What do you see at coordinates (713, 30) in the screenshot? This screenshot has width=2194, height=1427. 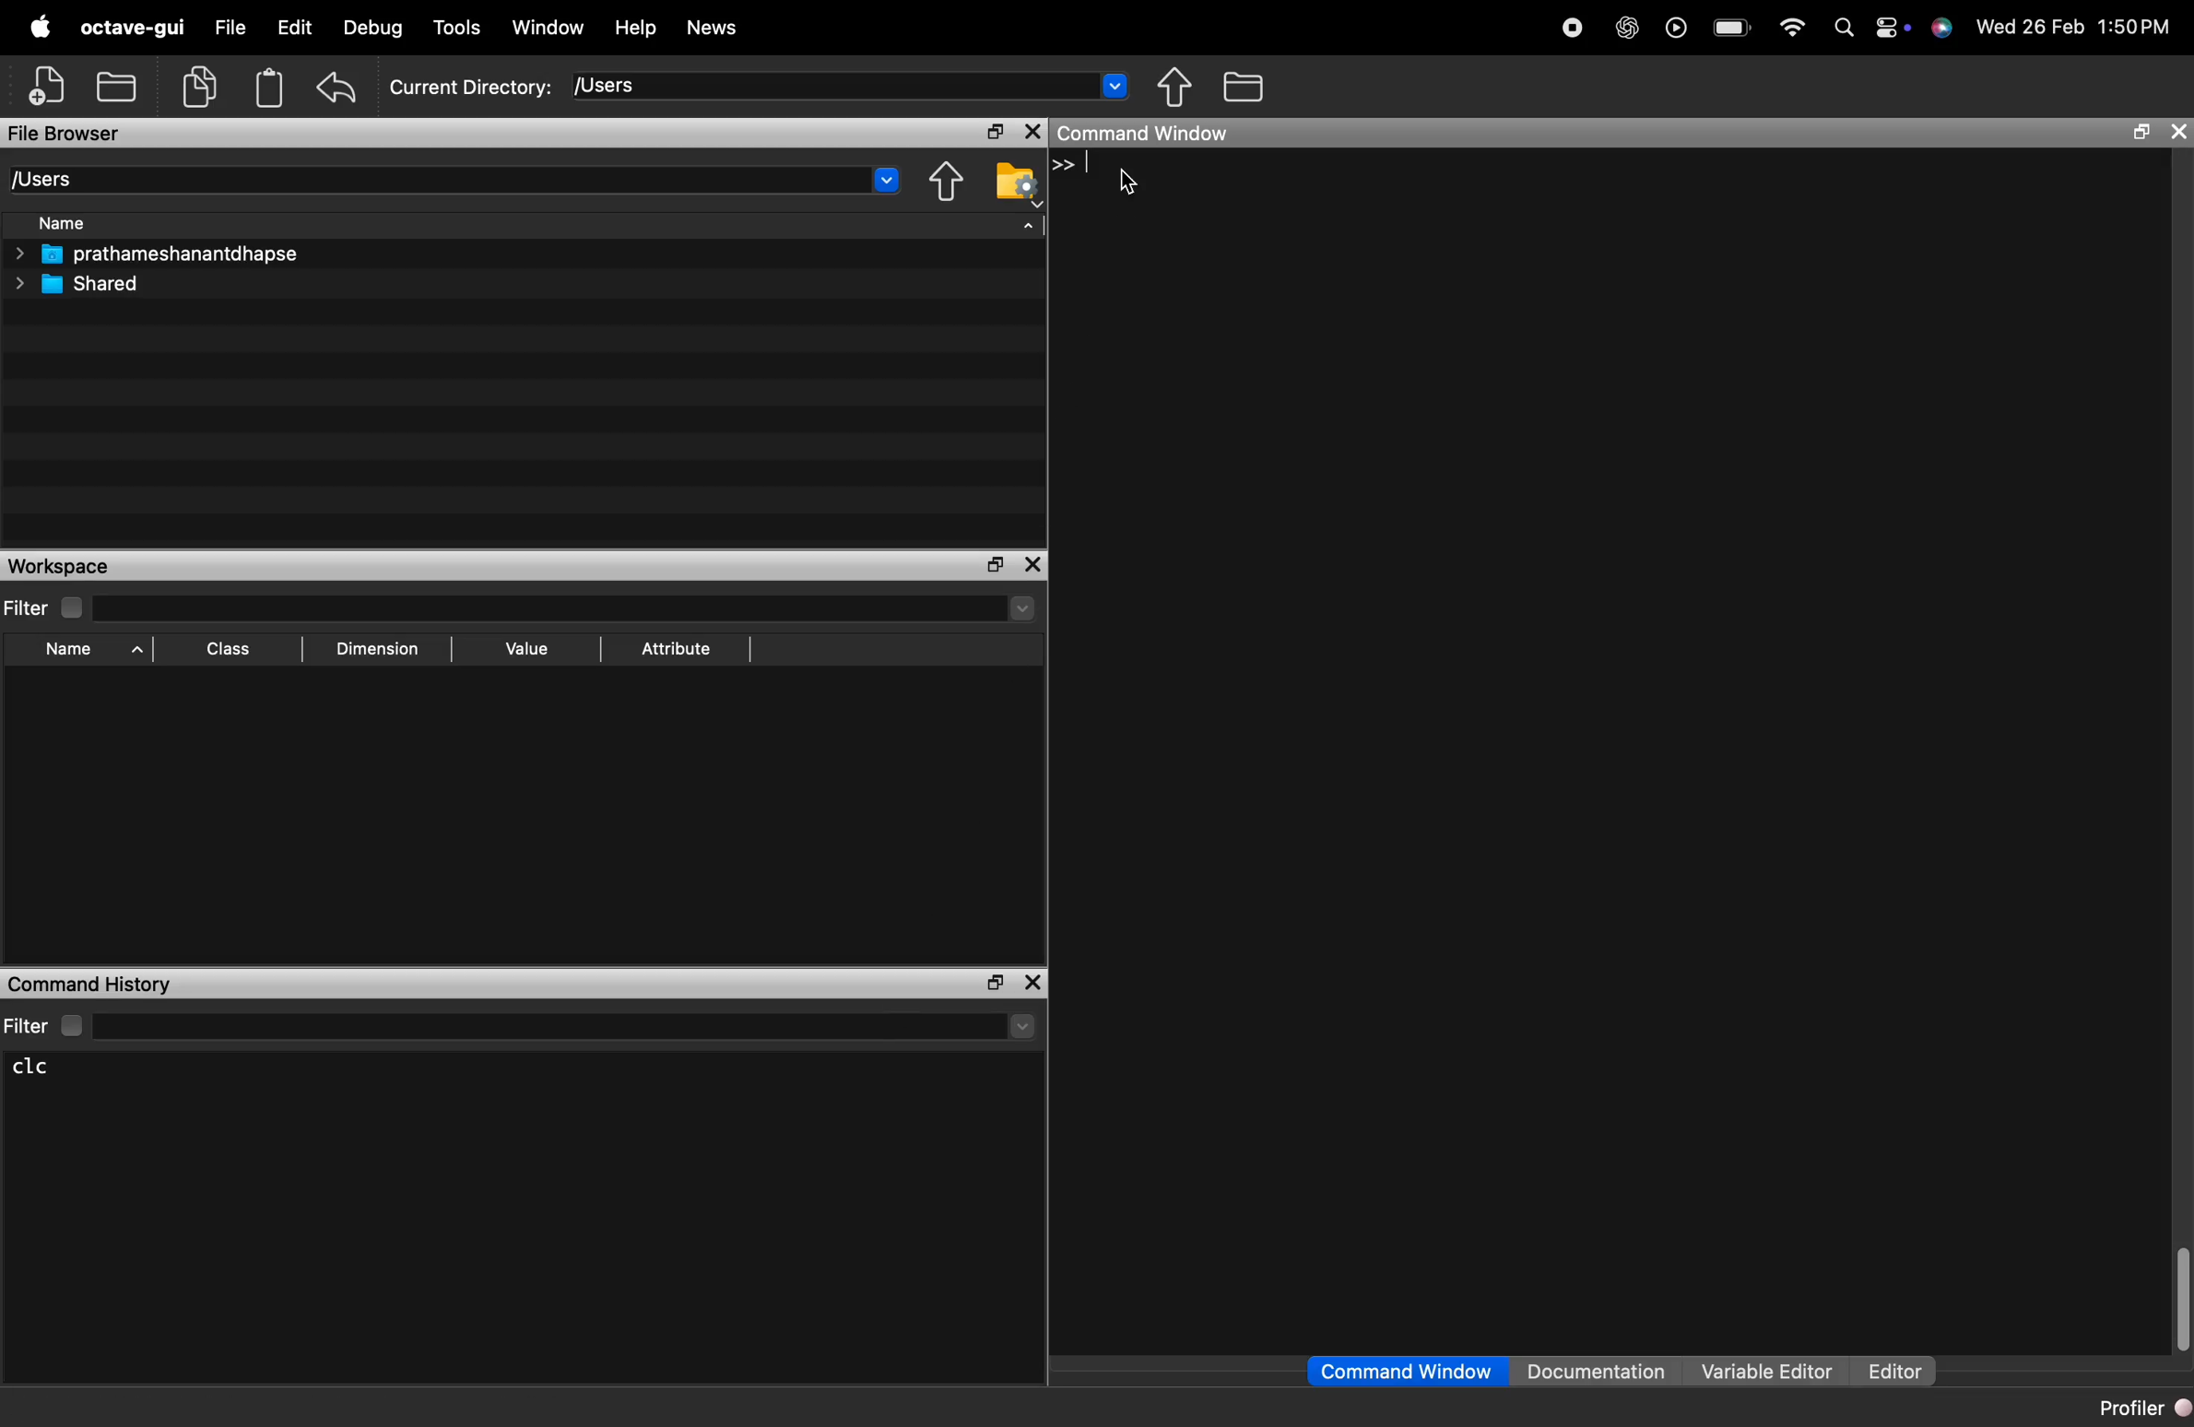 I see `News` at bounding box center [713, 30].